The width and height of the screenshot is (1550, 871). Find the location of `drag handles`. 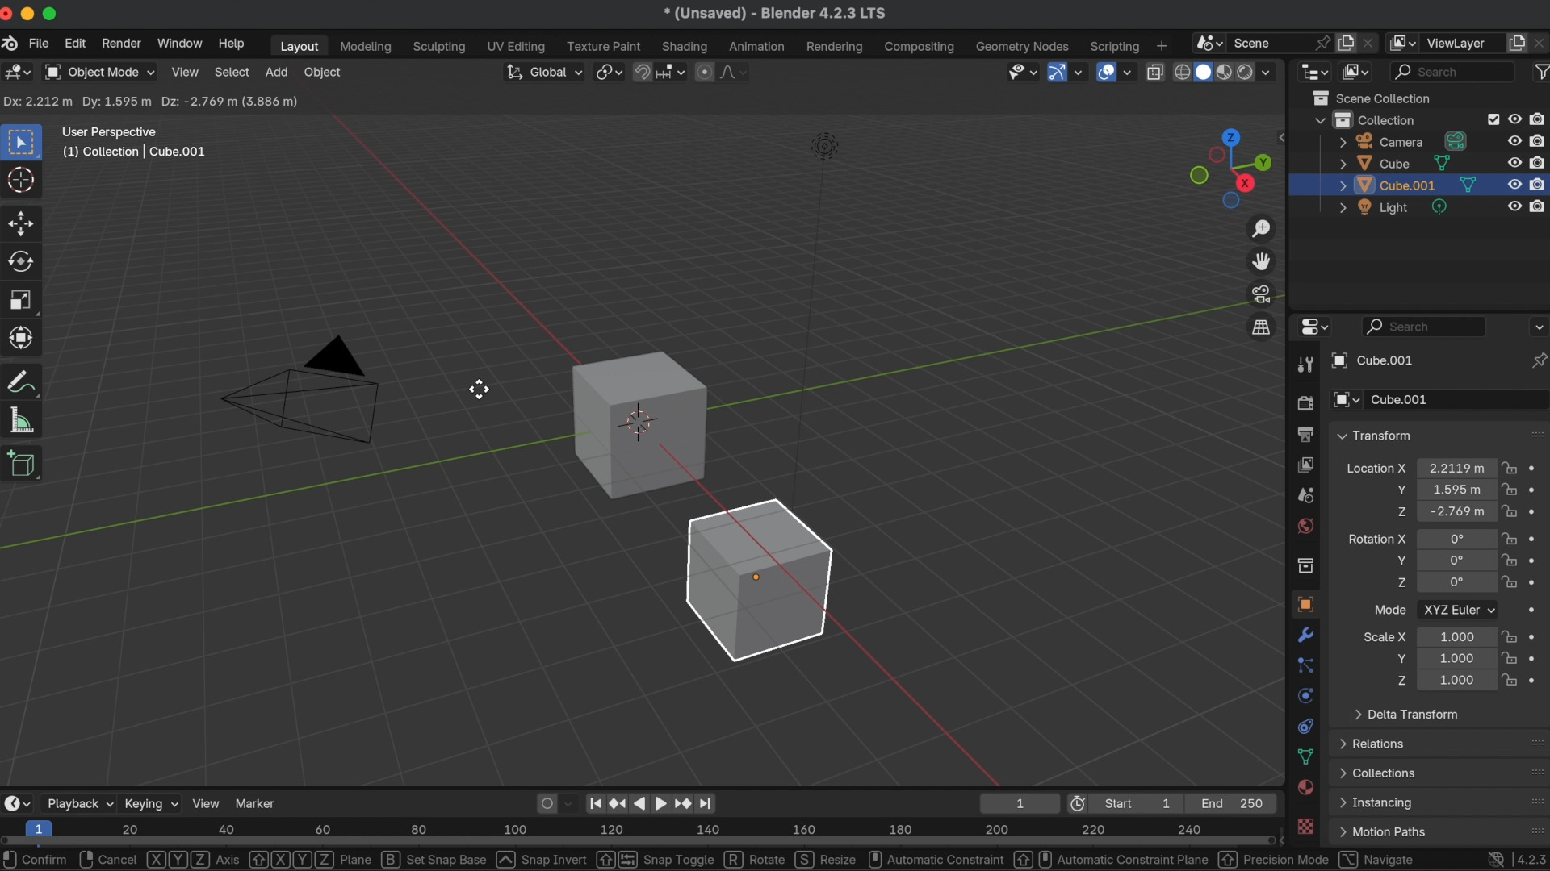

drag handles is located at coordinates (1535, 433).